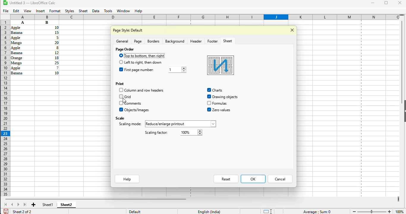 The height and width of the screenshot is (214, 406). I want to click on page, so click(138, 41).